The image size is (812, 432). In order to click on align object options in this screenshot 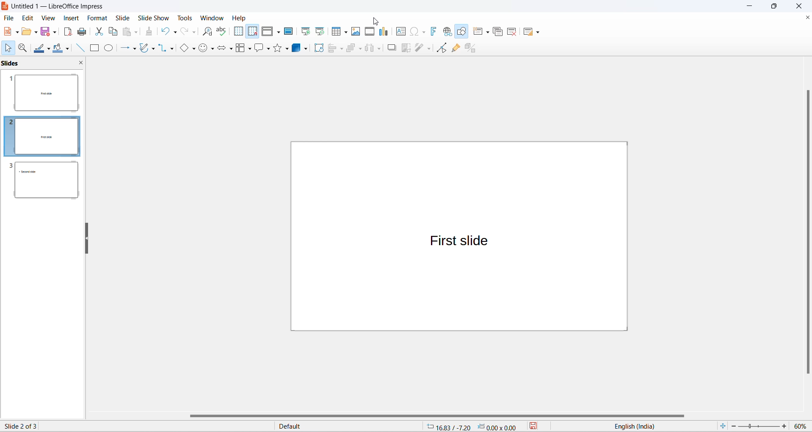, I will do `click(331, 49)`.